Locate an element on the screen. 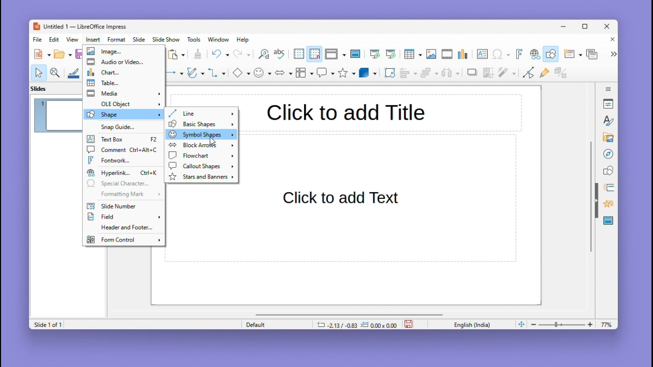 This screenshot has width=653, height=367. Shadow is located at coordinates (472, 74).